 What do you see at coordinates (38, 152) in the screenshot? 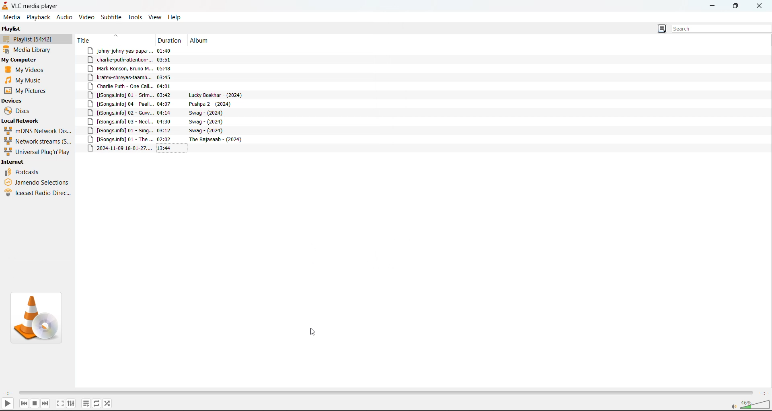
I see `universal plug n play` at bounding box center [38, 152].